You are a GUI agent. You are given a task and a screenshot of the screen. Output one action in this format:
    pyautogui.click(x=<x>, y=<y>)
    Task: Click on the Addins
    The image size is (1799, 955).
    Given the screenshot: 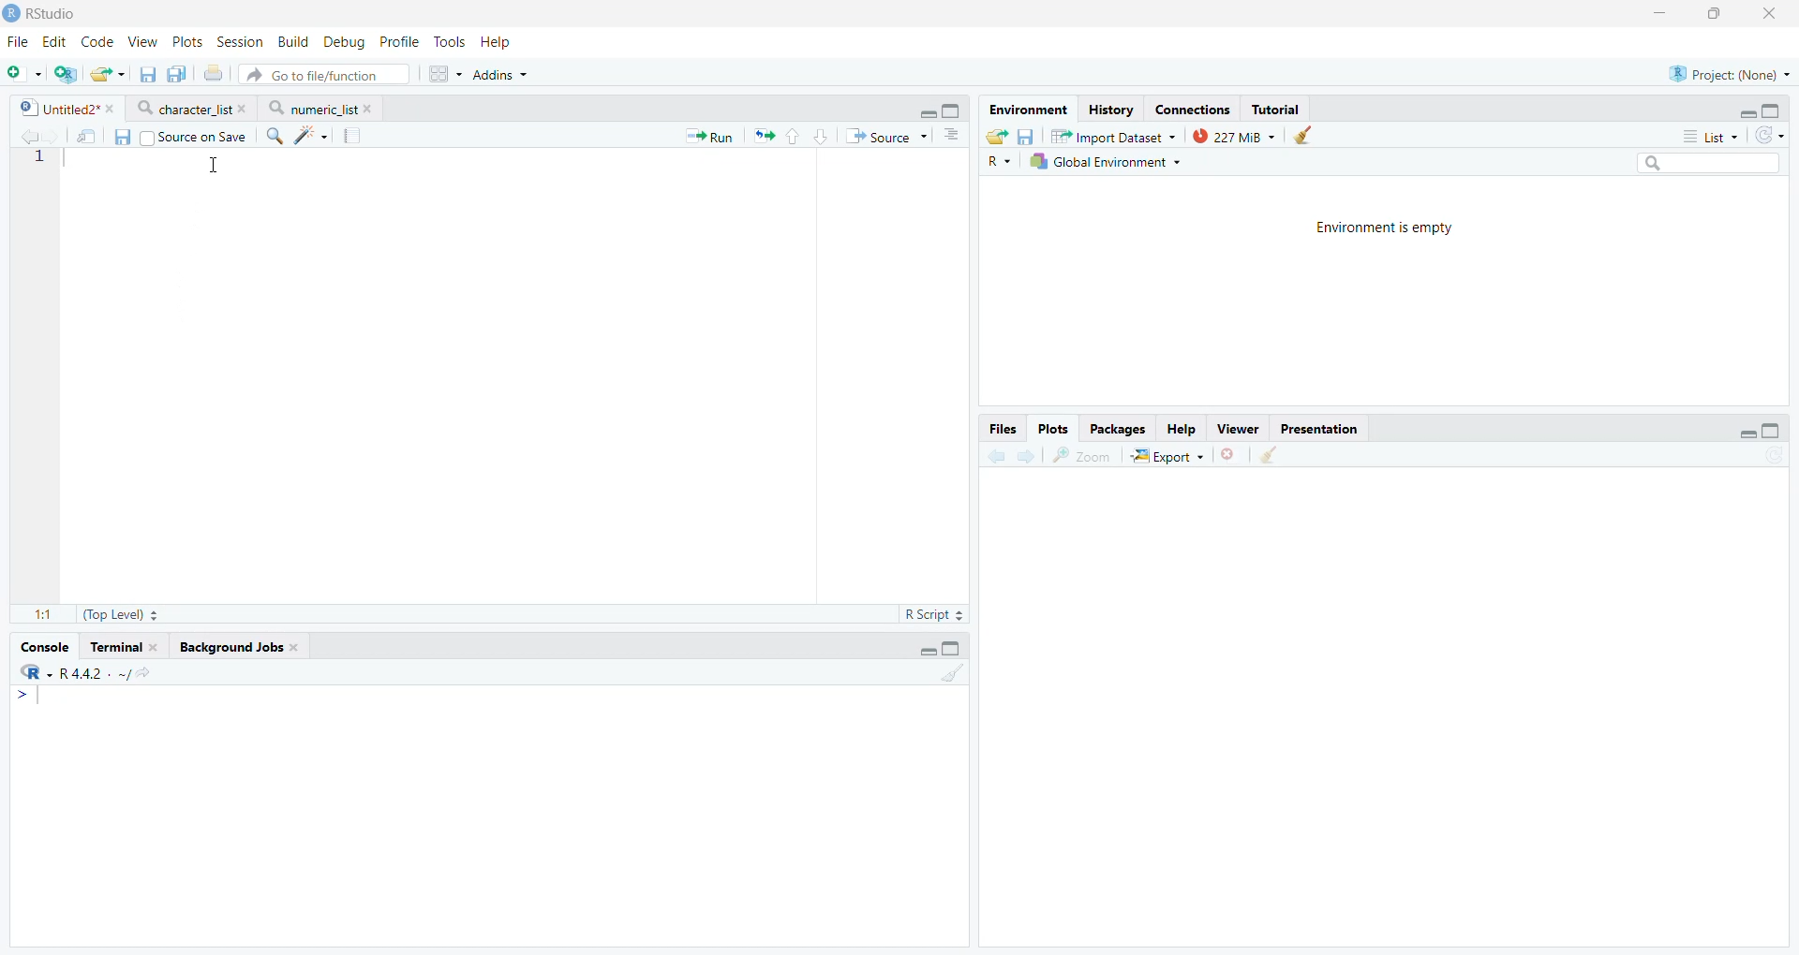 What is the action you would take?
    pyautogui.click(x=500, y=75)
    